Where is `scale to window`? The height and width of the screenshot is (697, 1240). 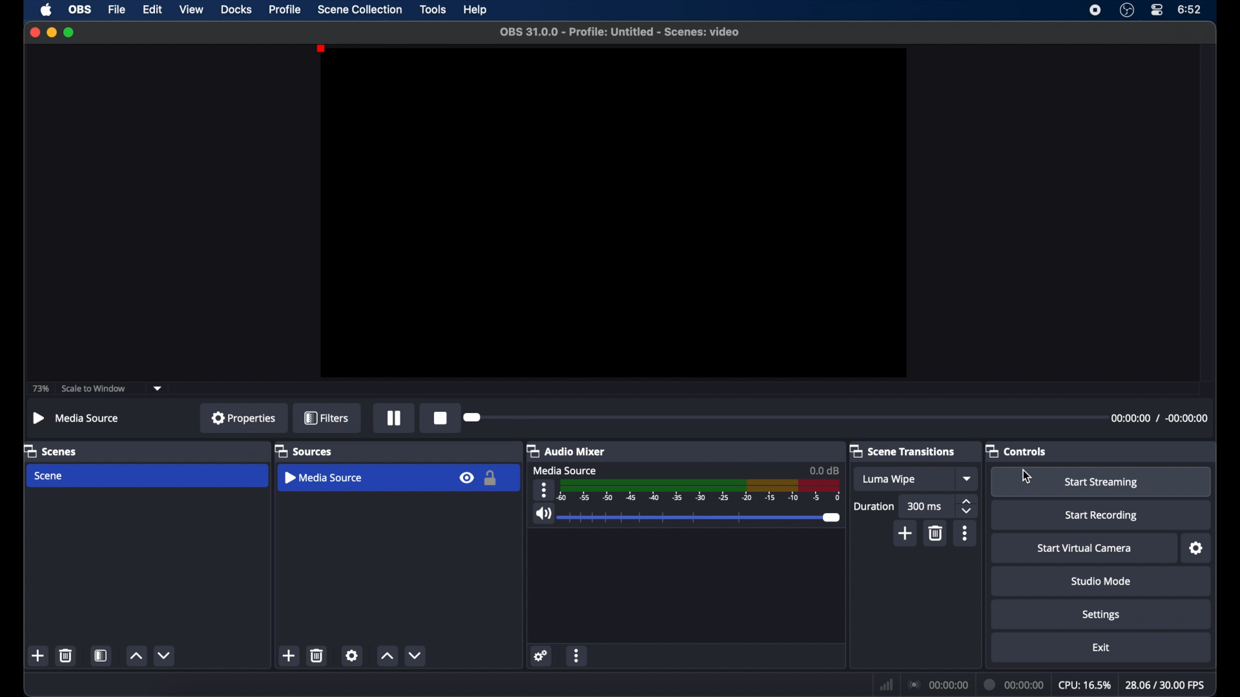
scale to window is located at coordinates (93, 389).